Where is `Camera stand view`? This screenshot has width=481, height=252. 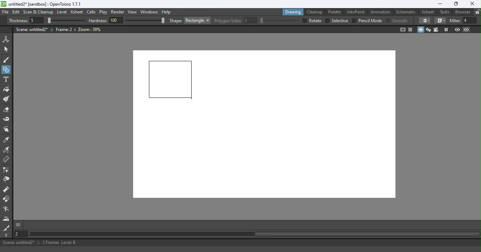 Camera stand view is located at coordinates (421, 30).